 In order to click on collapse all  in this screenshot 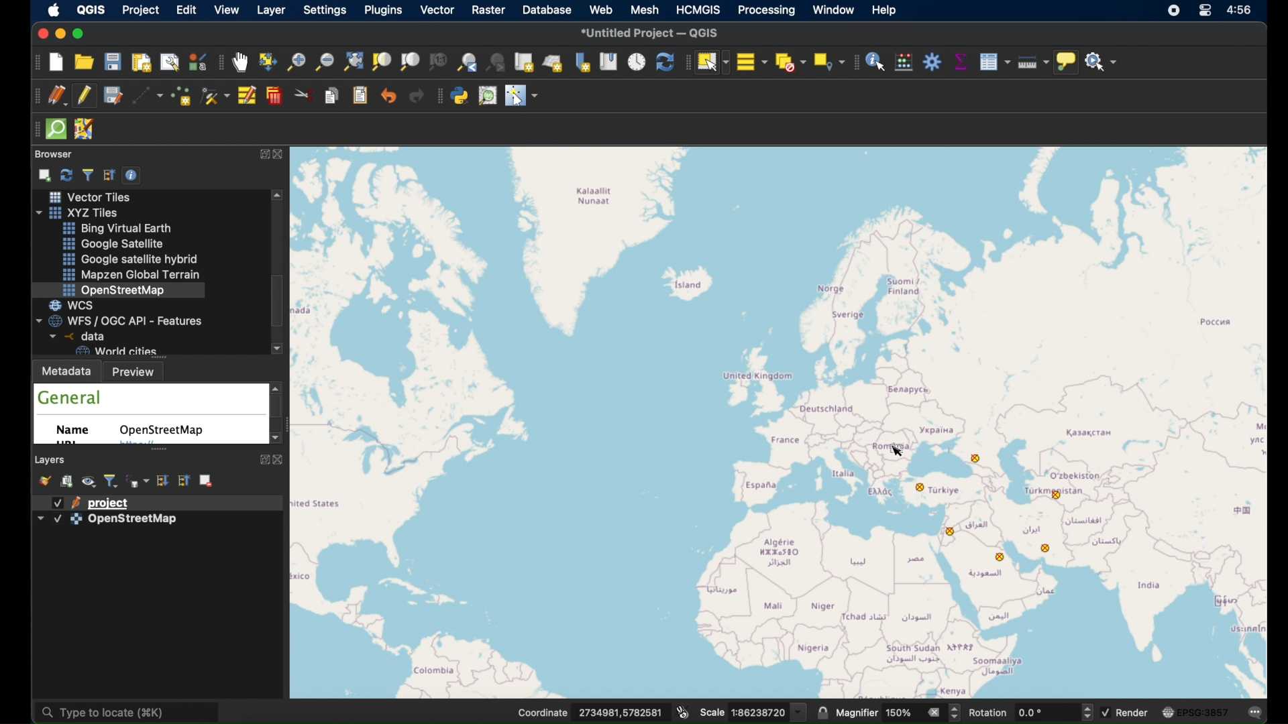, I will do `click(109, 174)`.